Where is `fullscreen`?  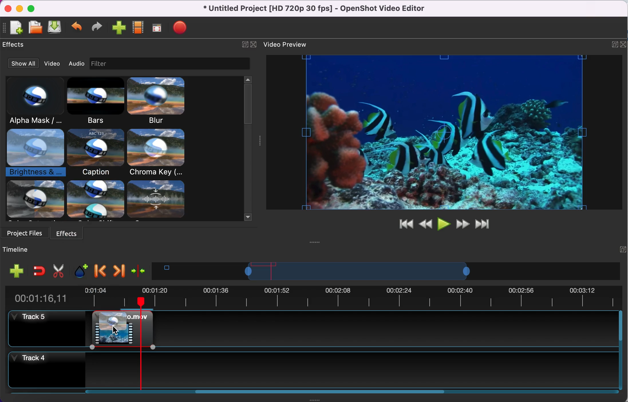 fullscreen is located at coordinates (156, 29).